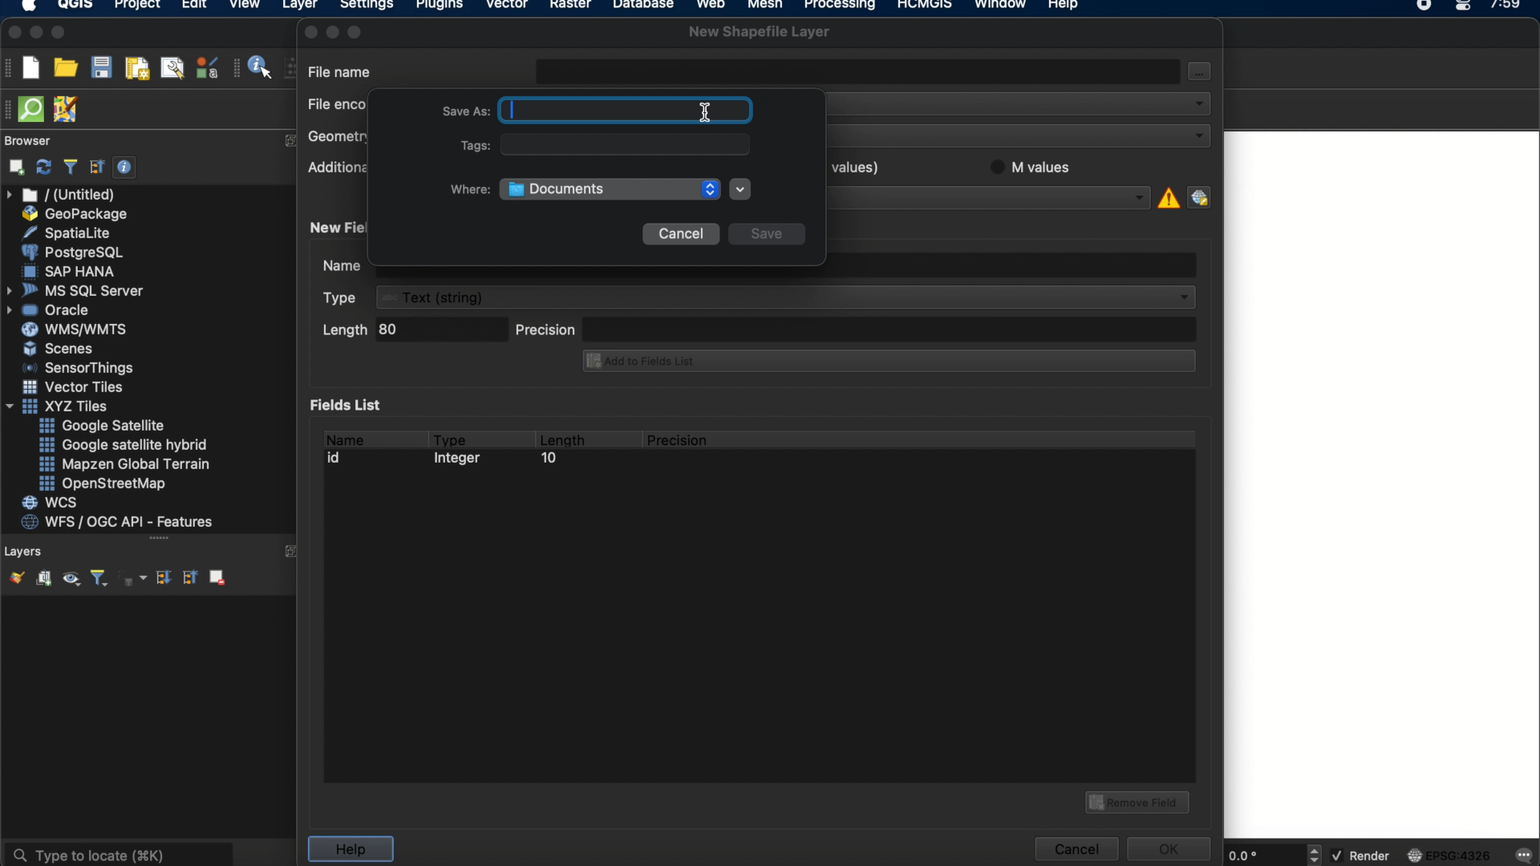 The height and width of the screenshot is (866, 1540). I want to click on current crs, so click(1449, 854).